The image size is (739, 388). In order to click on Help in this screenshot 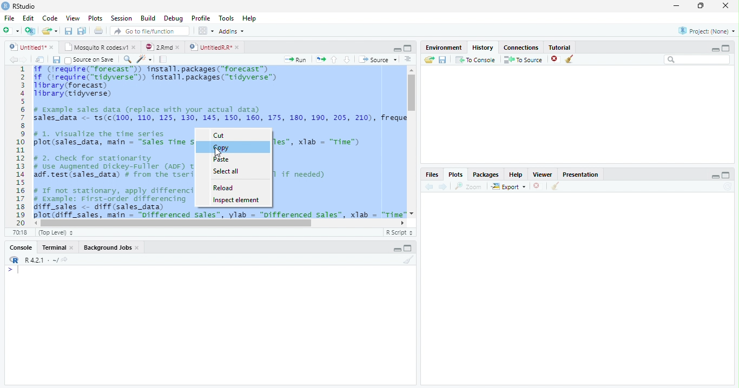, I will do `click(249, 18)`.